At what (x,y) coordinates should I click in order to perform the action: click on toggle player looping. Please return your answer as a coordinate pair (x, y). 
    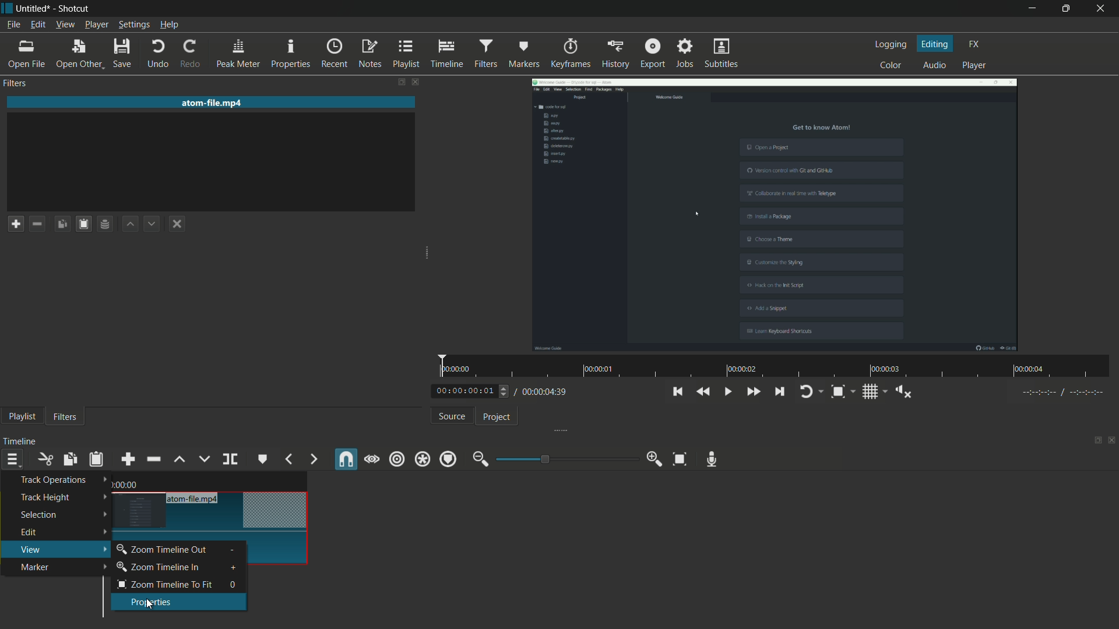
    Looking at the image, I should click on (806, 391).